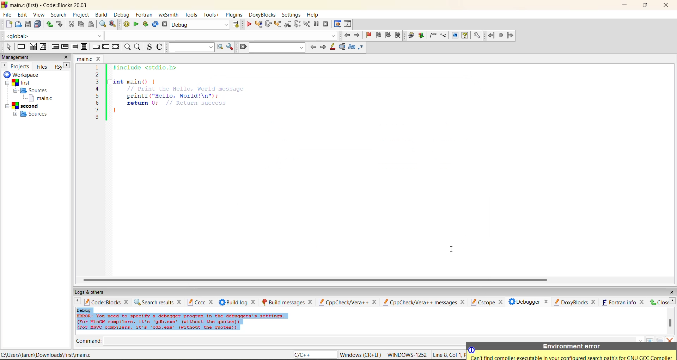 The width and height of the screenshot is (677, 360). What do you see at coordinates (32, 114) in the screenshot?
I see `sources folder` at bounding box center [32, 114].